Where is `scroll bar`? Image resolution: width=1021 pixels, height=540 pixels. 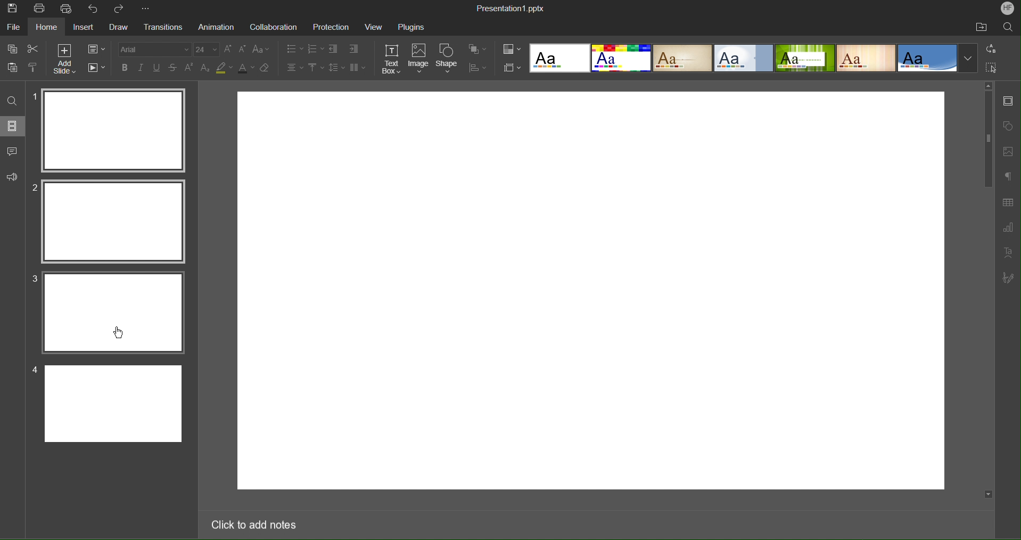 scroll bar is located at coordinates (989, 288).